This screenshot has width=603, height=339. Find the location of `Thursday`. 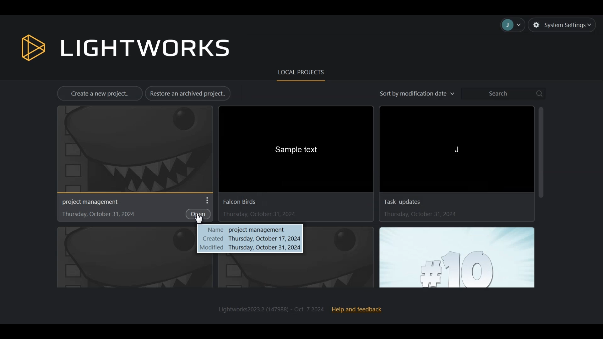

Thursday is located at coordinates (425, 214).